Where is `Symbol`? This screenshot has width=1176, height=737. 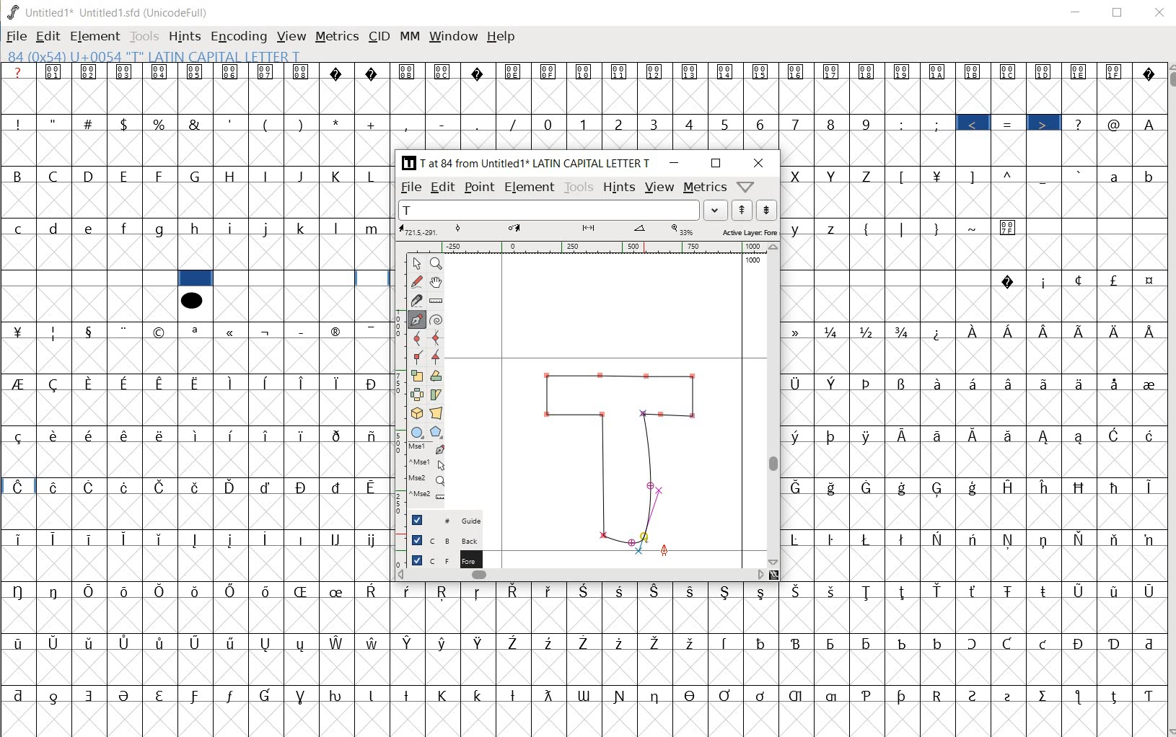
Symbol is located at coordinates (267, 591).